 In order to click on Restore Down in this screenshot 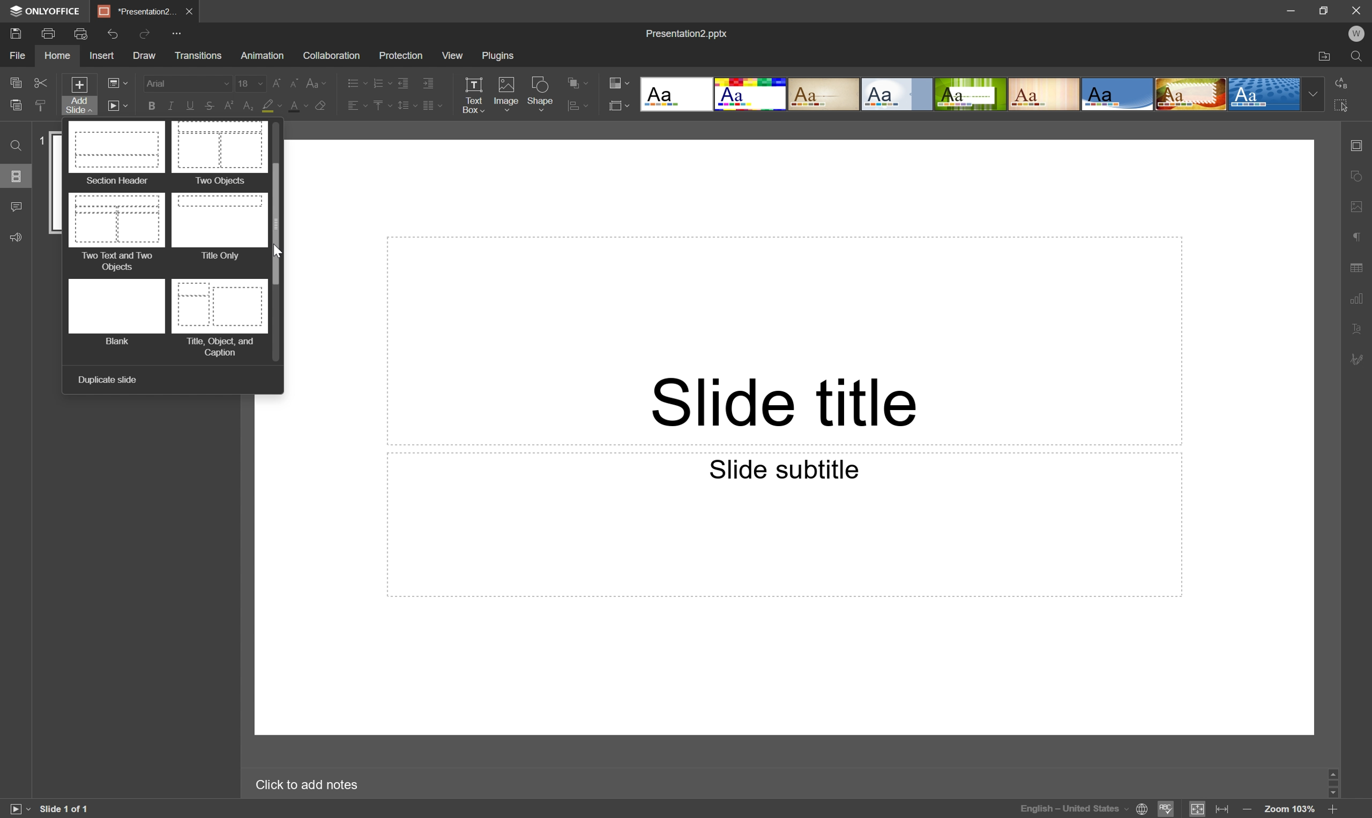, I will do `click(1324, 10)`.